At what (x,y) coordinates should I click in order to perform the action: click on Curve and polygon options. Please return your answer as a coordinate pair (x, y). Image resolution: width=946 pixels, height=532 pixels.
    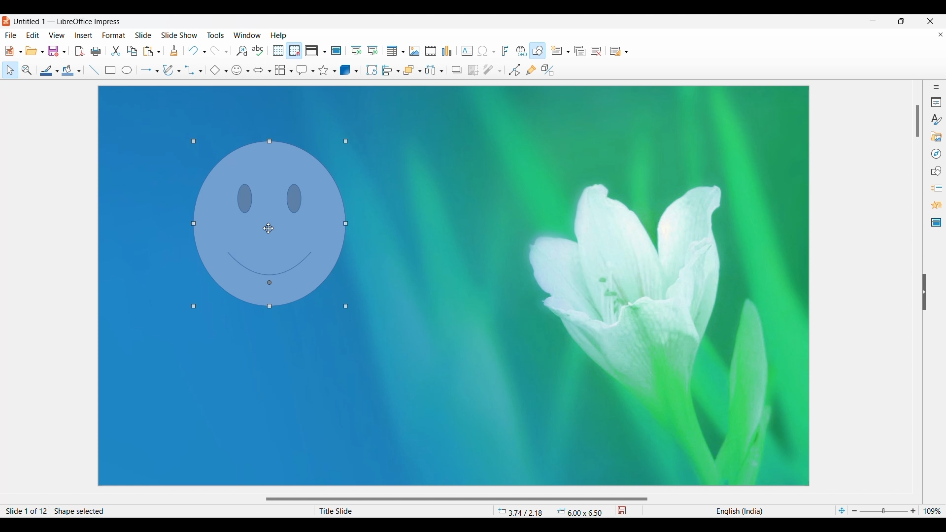
    Looking at the image, I should click on (179, 71).